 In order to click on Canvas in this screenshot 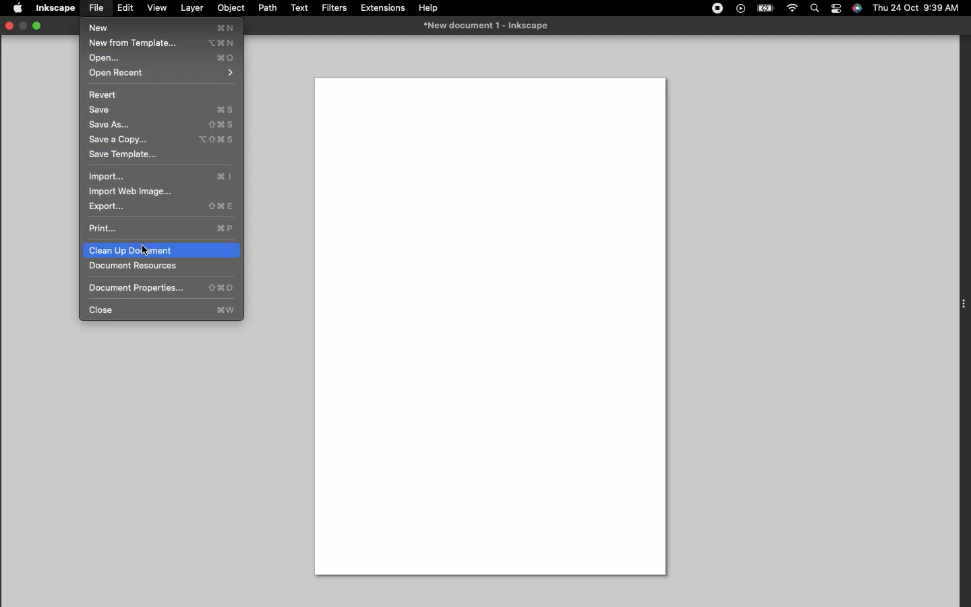, I will do `click(491, 326)`.